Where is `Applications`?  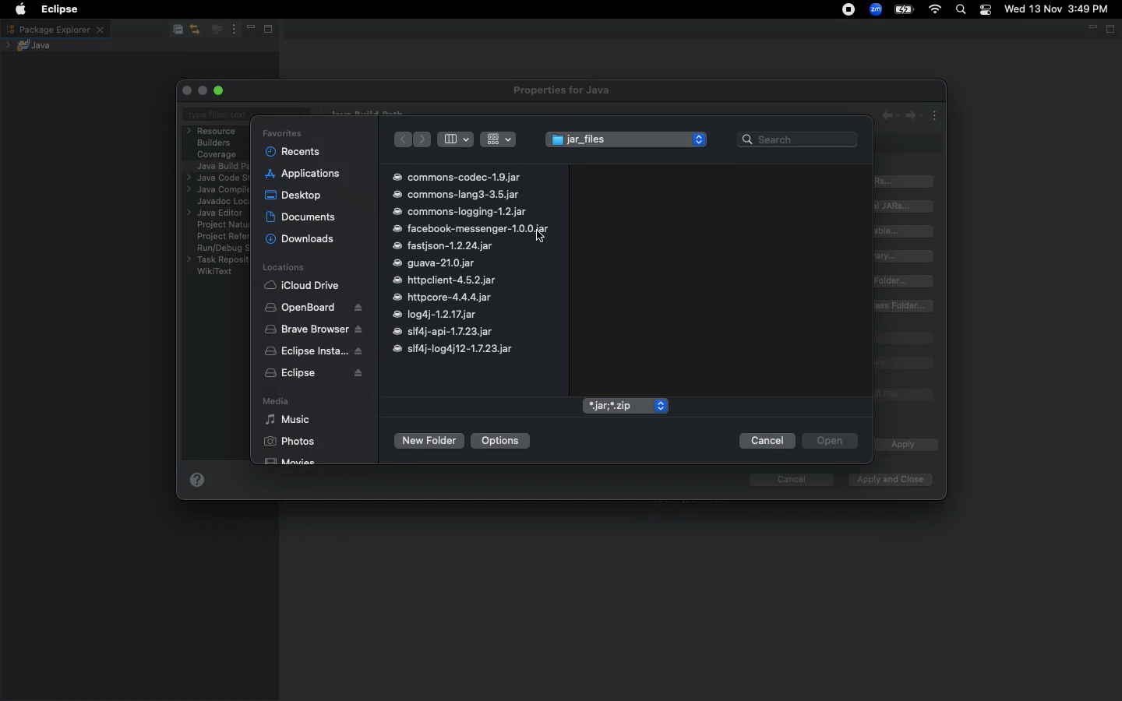
Applications is located at coordinates (303, 174).